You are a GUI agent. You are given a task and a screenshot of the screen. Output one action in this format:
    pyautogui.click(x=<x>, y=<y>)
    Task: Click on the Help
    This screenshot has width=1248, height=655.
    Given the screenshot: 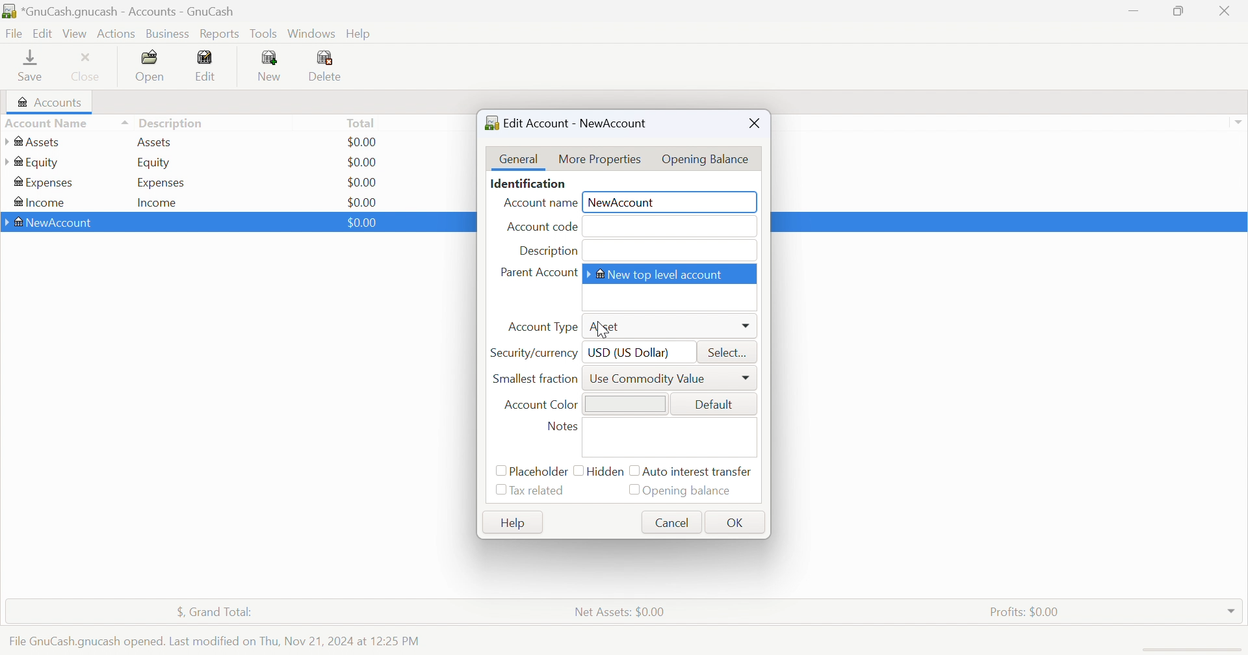 What is the action you would take?
    pyautogui.click(x=362, y=34)
    